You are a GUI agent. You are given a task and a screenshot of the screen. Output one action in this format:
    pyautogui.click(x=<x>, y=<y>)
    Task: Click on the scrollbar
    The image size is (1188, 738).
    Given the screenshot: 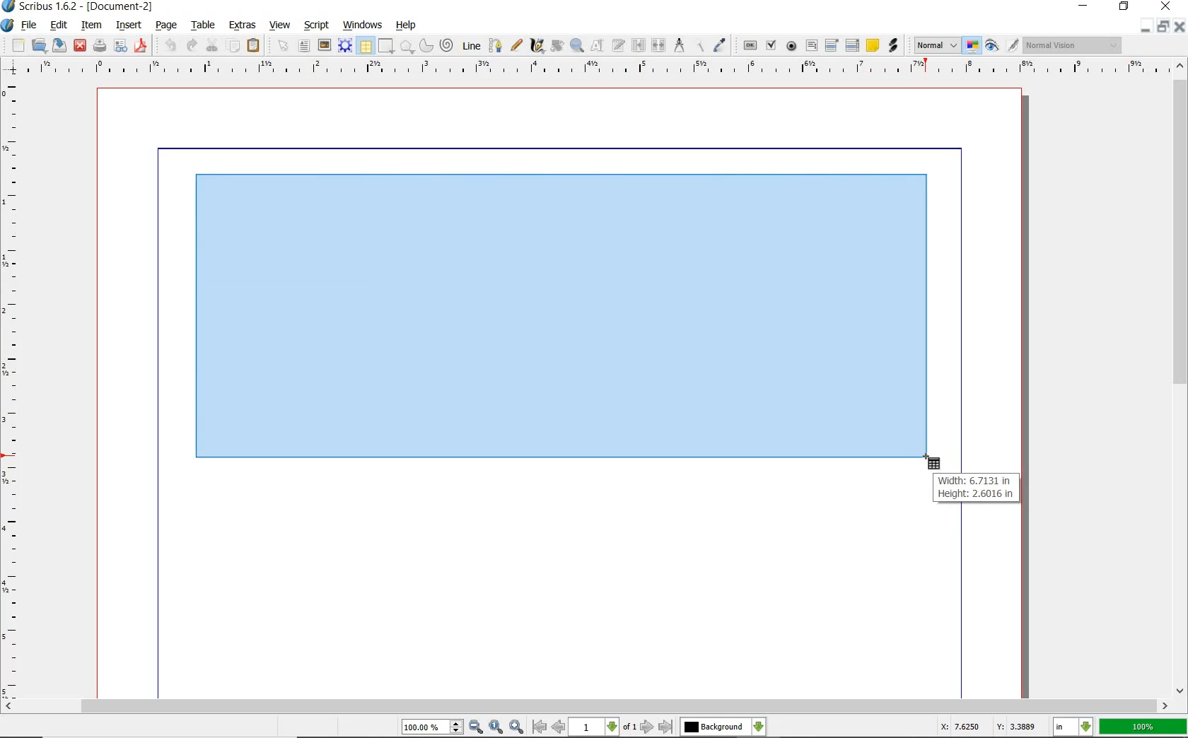 What is the action you would take?
    pyautogui.click(x=1178, y=387)
    